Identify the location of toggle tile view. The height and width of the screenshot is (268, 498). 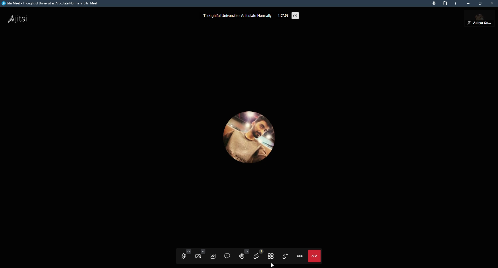
(273, 256).